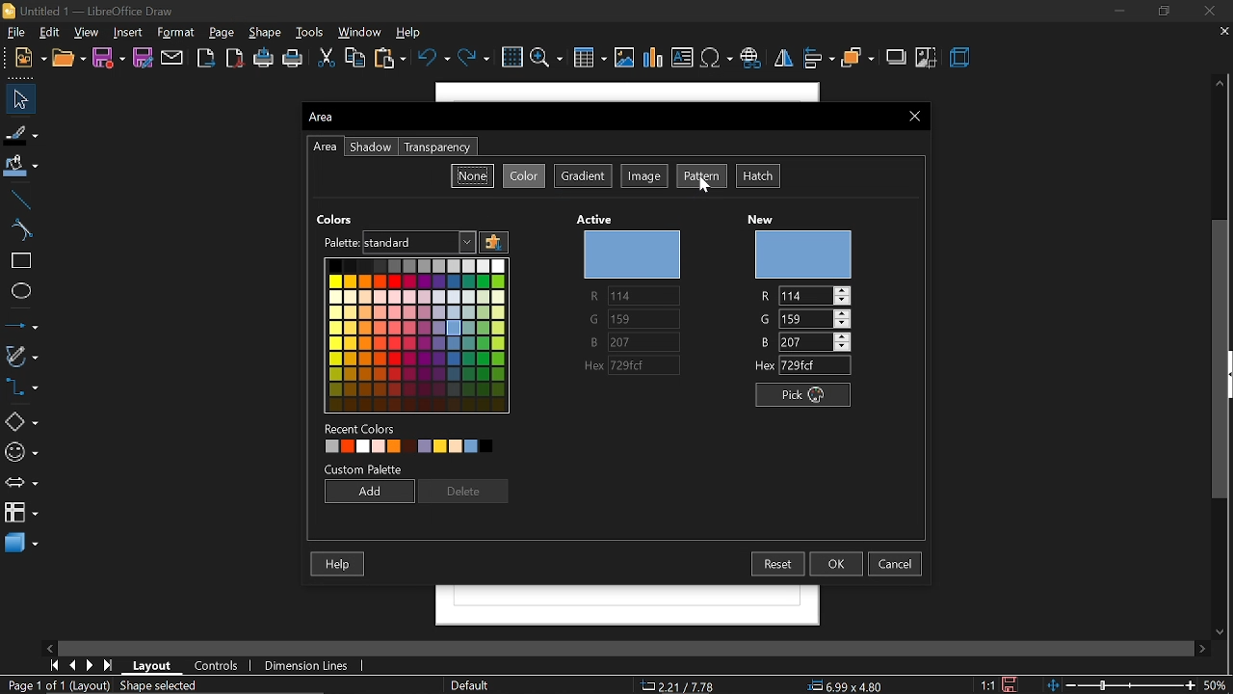  Describe the element at coordinates (857, 59) in the screenshot. I see `arrange` at that location.